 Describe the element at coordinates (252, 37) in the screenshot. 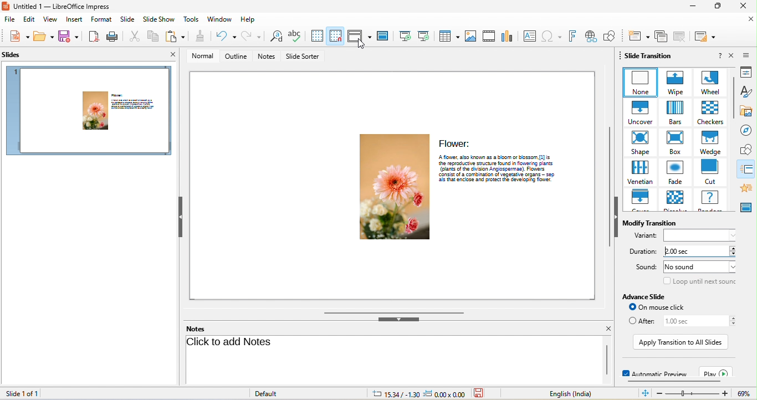

I see `redo` at that location.